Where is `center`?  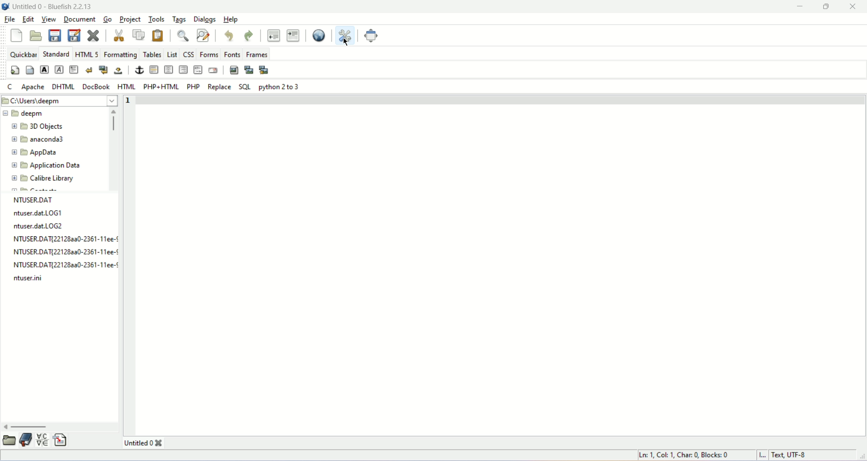 center is located at coordinates (168, 69).